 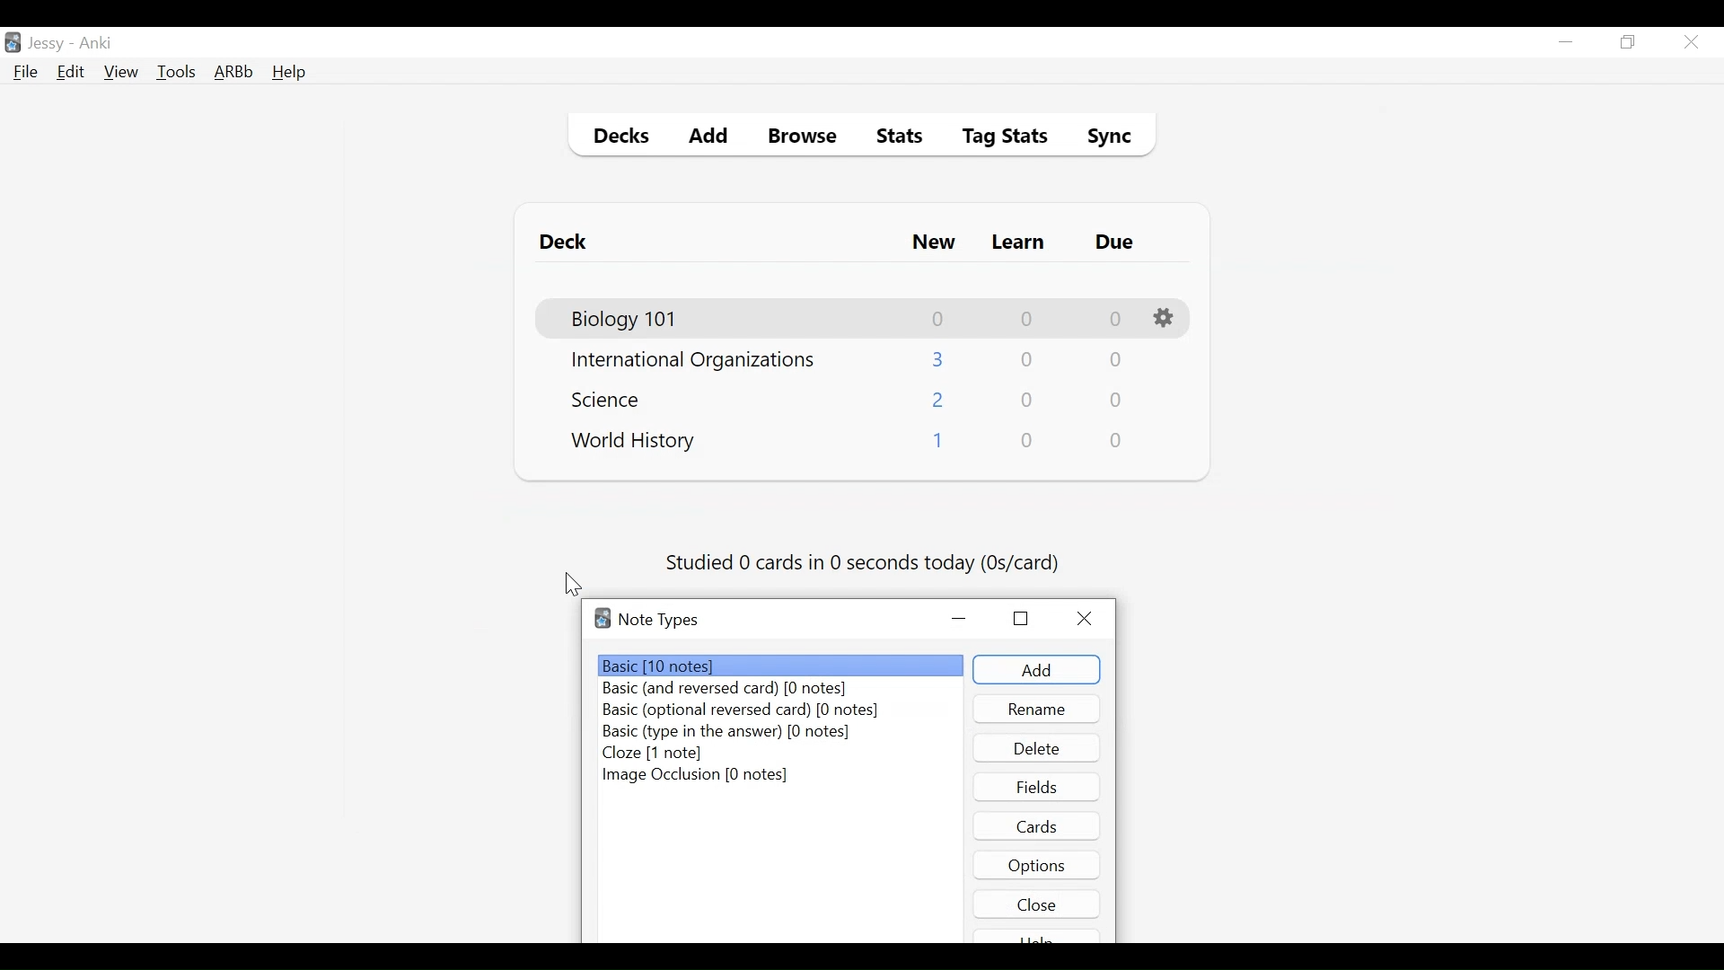 I want to click on Basic (and reversed card)  (number of notes), so click(x=734, y=690).